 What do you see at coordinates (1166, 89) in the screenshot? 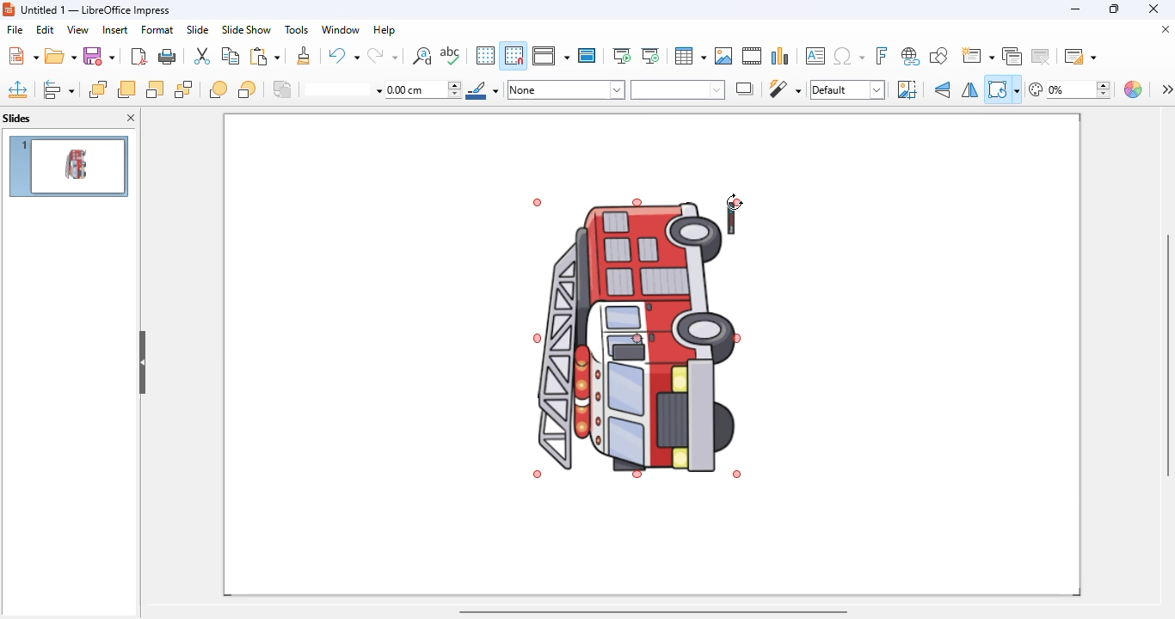
I see `more options` at bounding box center [1166, 89].